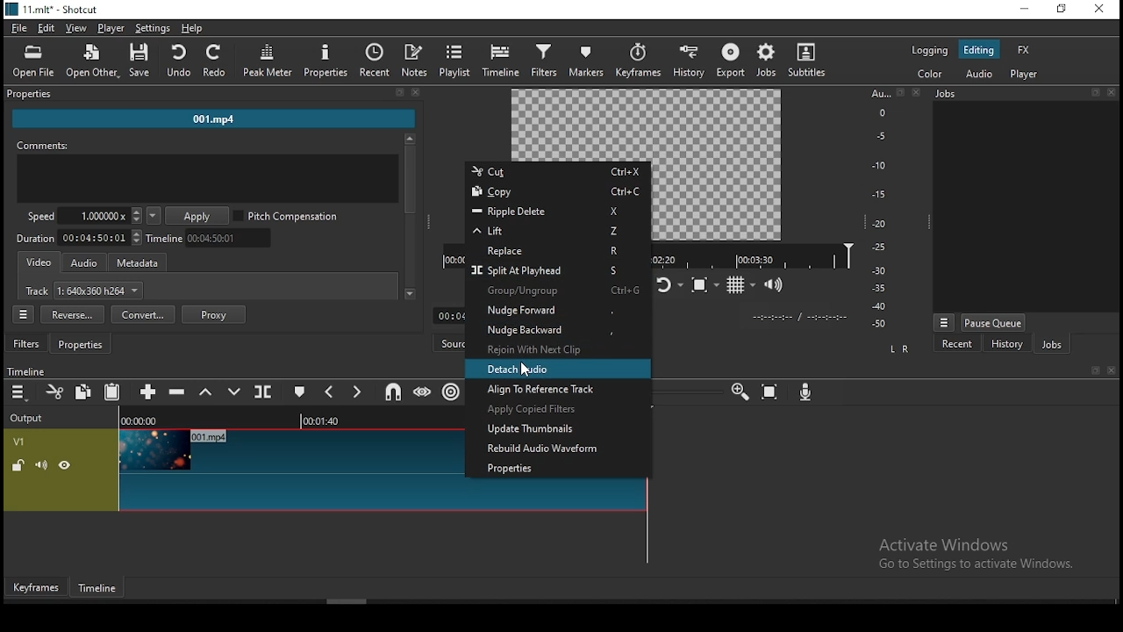  Describe the element at coordinates (1023, 10) in the screenshot. I see `minimize` at that location.